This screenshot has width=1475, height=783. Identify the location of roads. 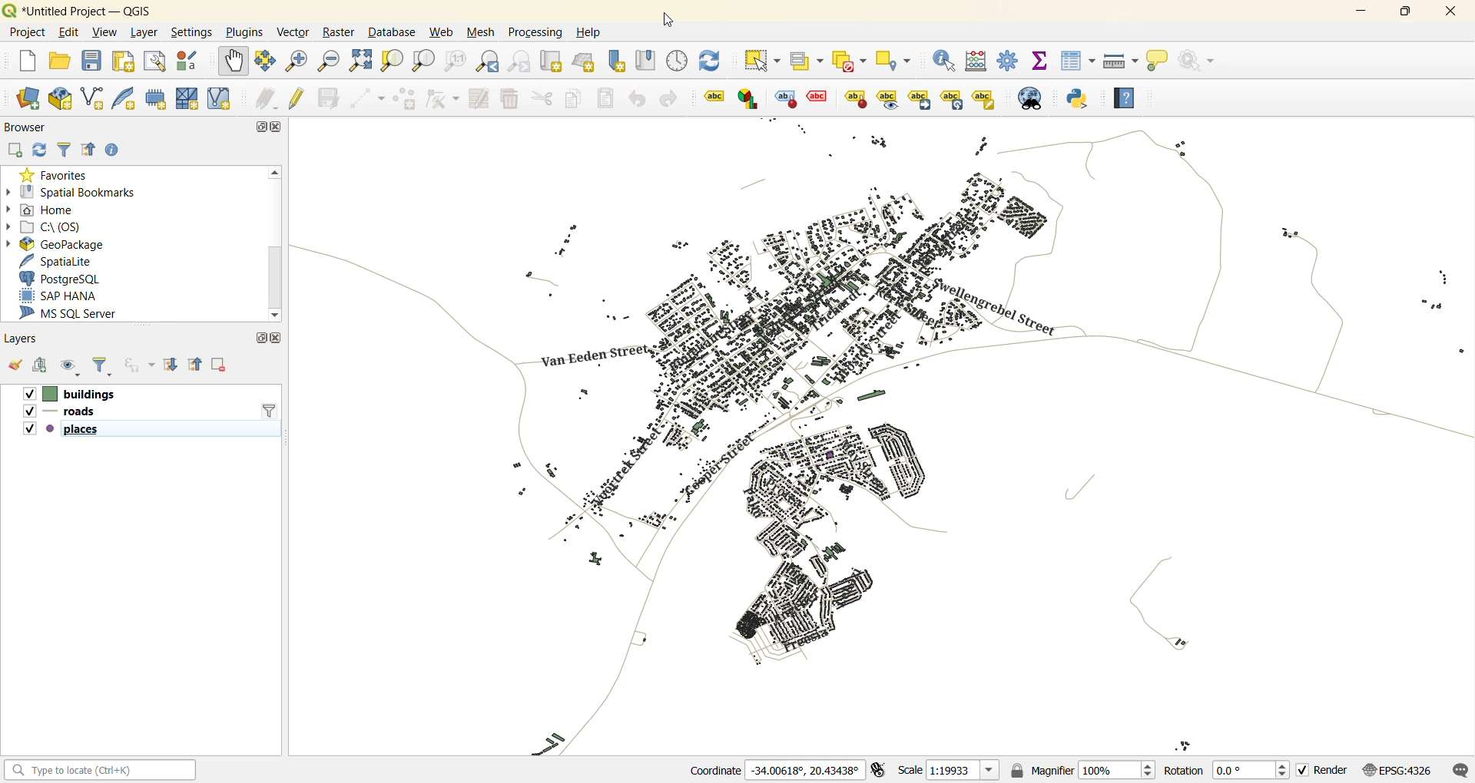
(60, 413).